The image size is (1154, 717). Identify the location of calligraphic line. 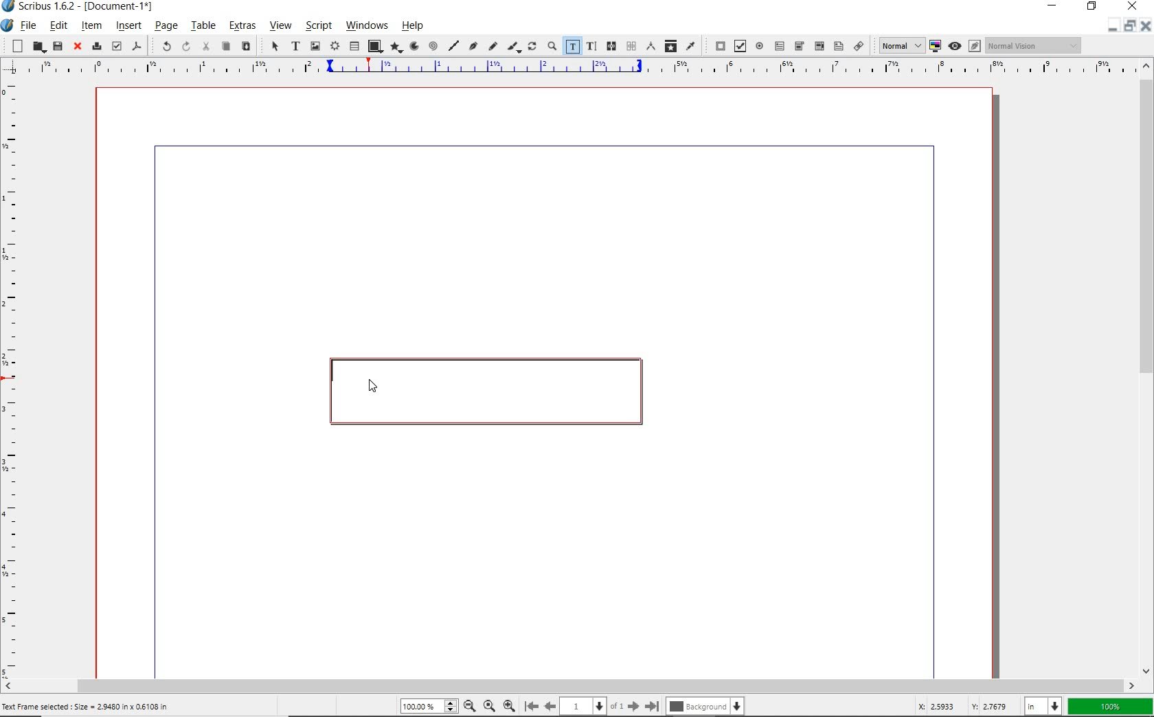
(514, 47).